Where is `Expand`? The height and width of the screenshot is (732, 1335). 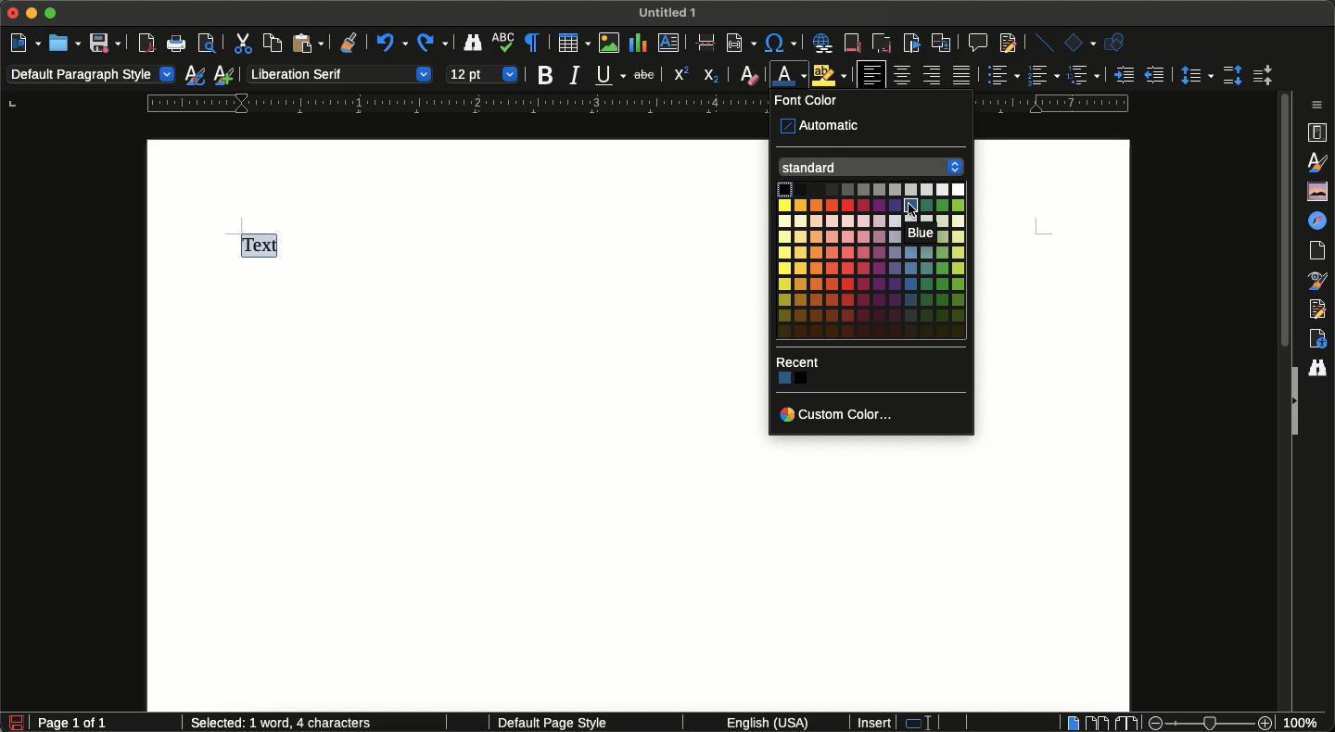 Expand is located at coordinates (1292, 402).